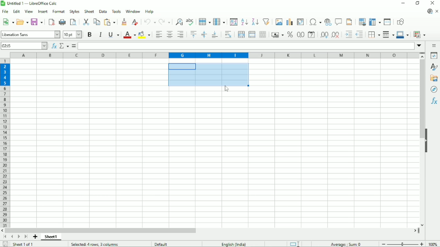  Describe the element at coordinates (26, 237) in the screenshot. I see `Scroll to last sheet` at that location.